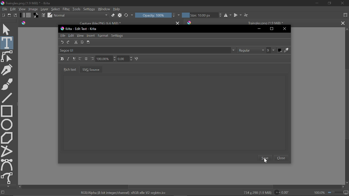  What do you see at coordinates (9, 15) in the screenshot?
I see `Open document` at bounding box center [9, 15].